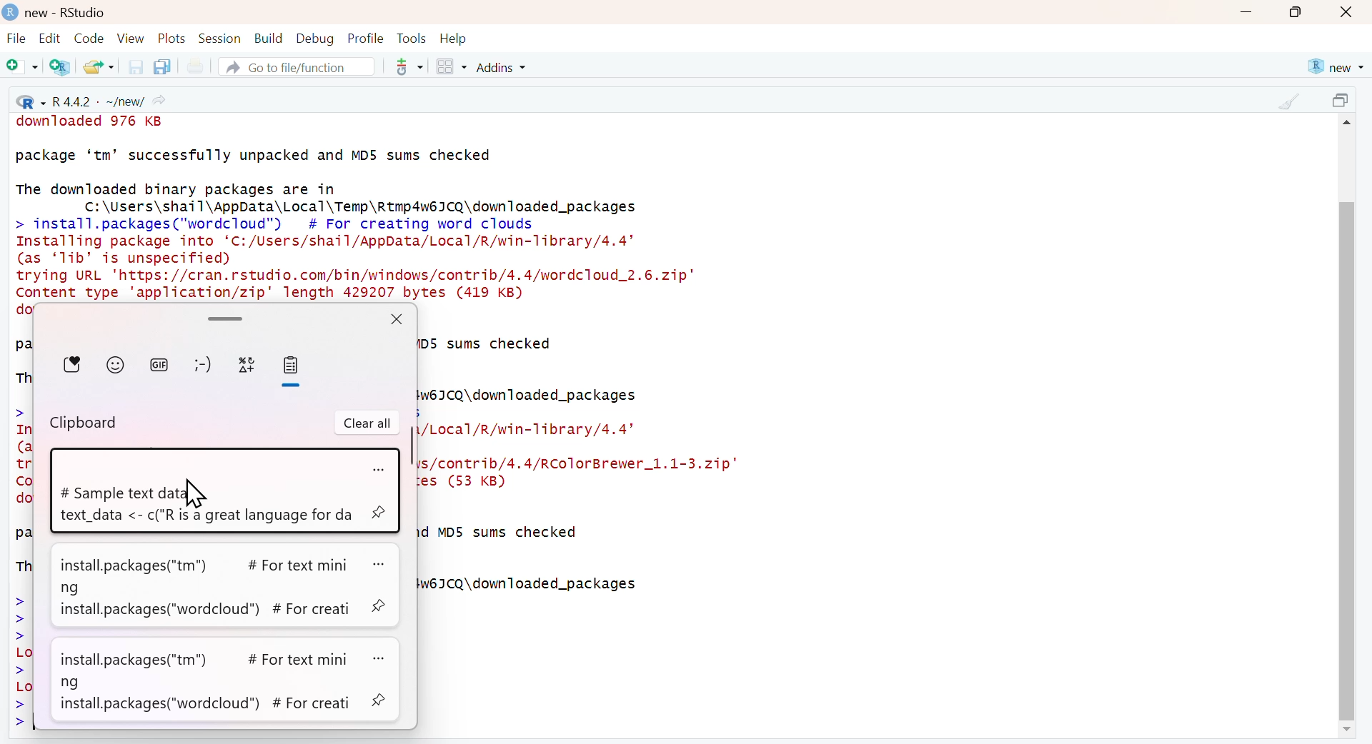 The width and height of the screenshot is (1372, 744). Describe the element at coordinates (133, 39) in the screenshot. I see `View` at that location.